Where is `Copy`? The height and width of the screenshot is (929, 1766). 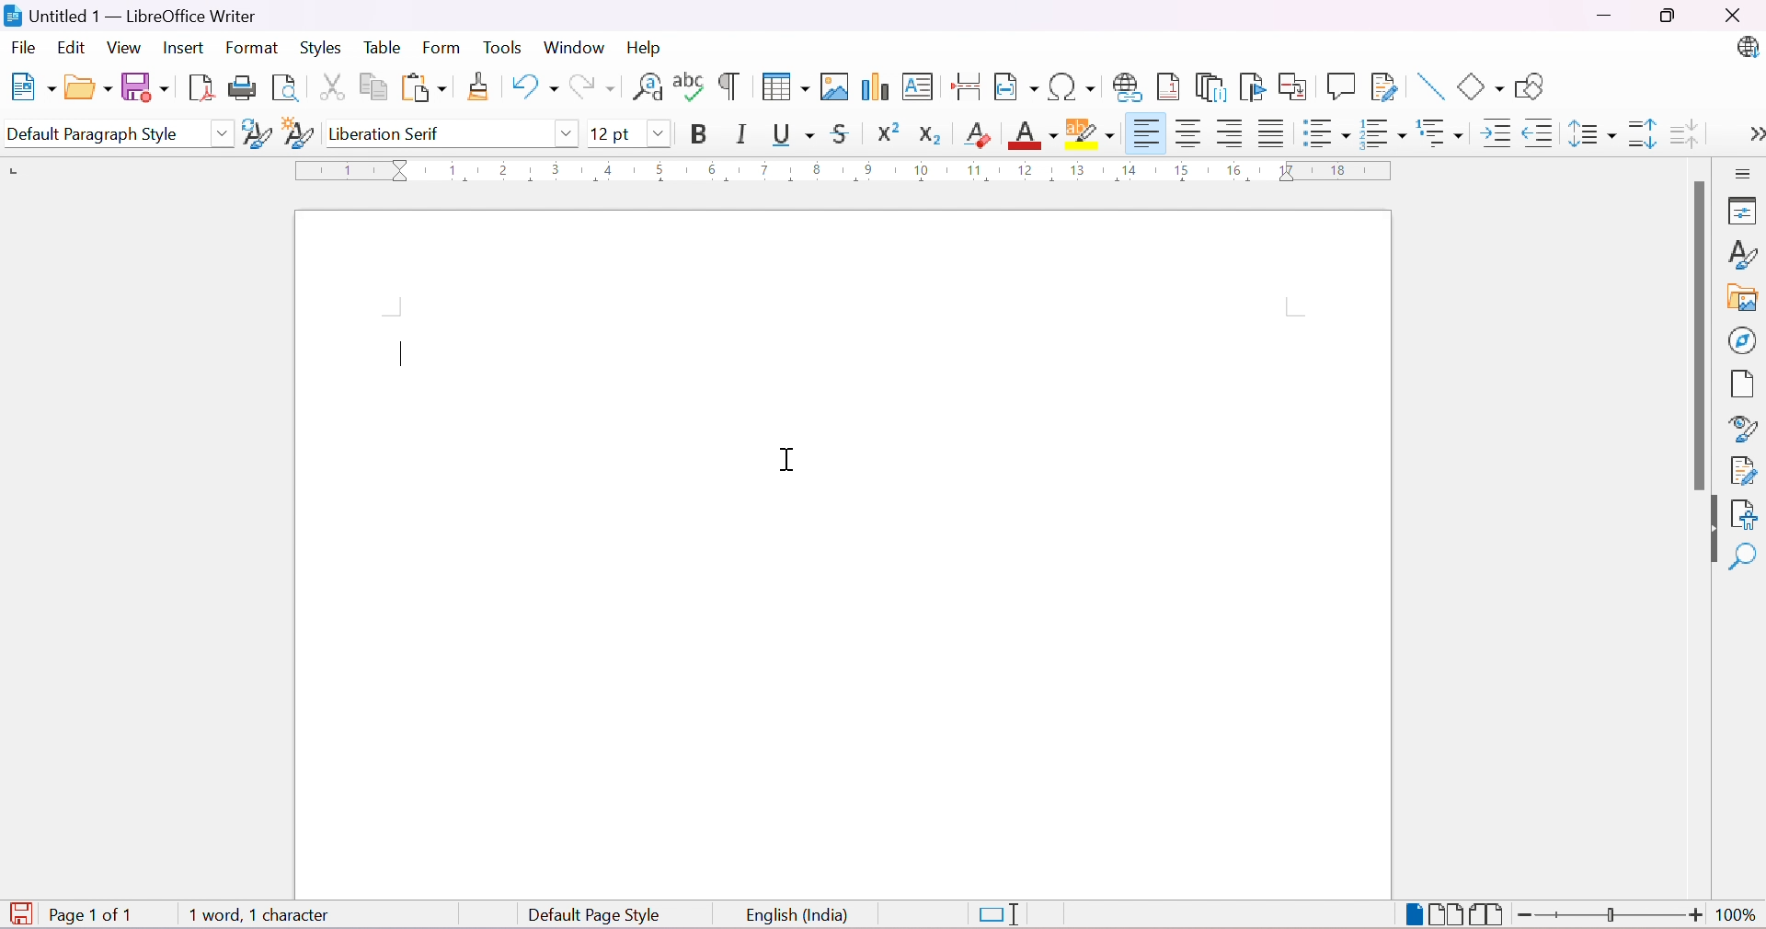
Copy is located at coordinates (371, 85).